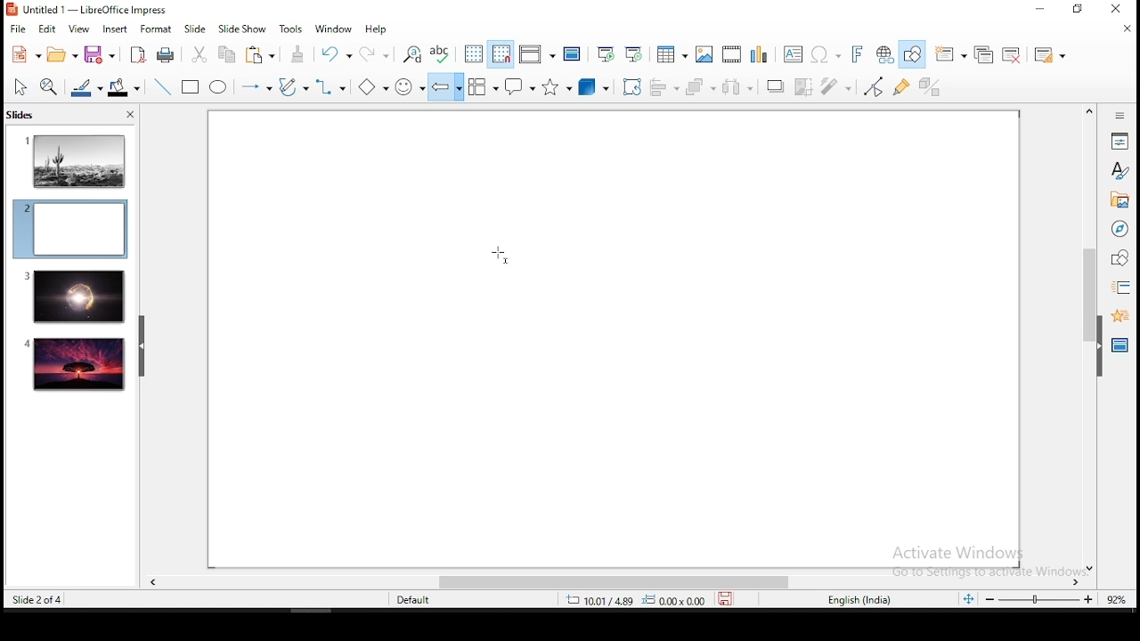 The height and width of the screenshot is (641, 1140). Describe the element at coordinates (599, 602) in the screenshot. I see `8.60/-0.26` at that location.